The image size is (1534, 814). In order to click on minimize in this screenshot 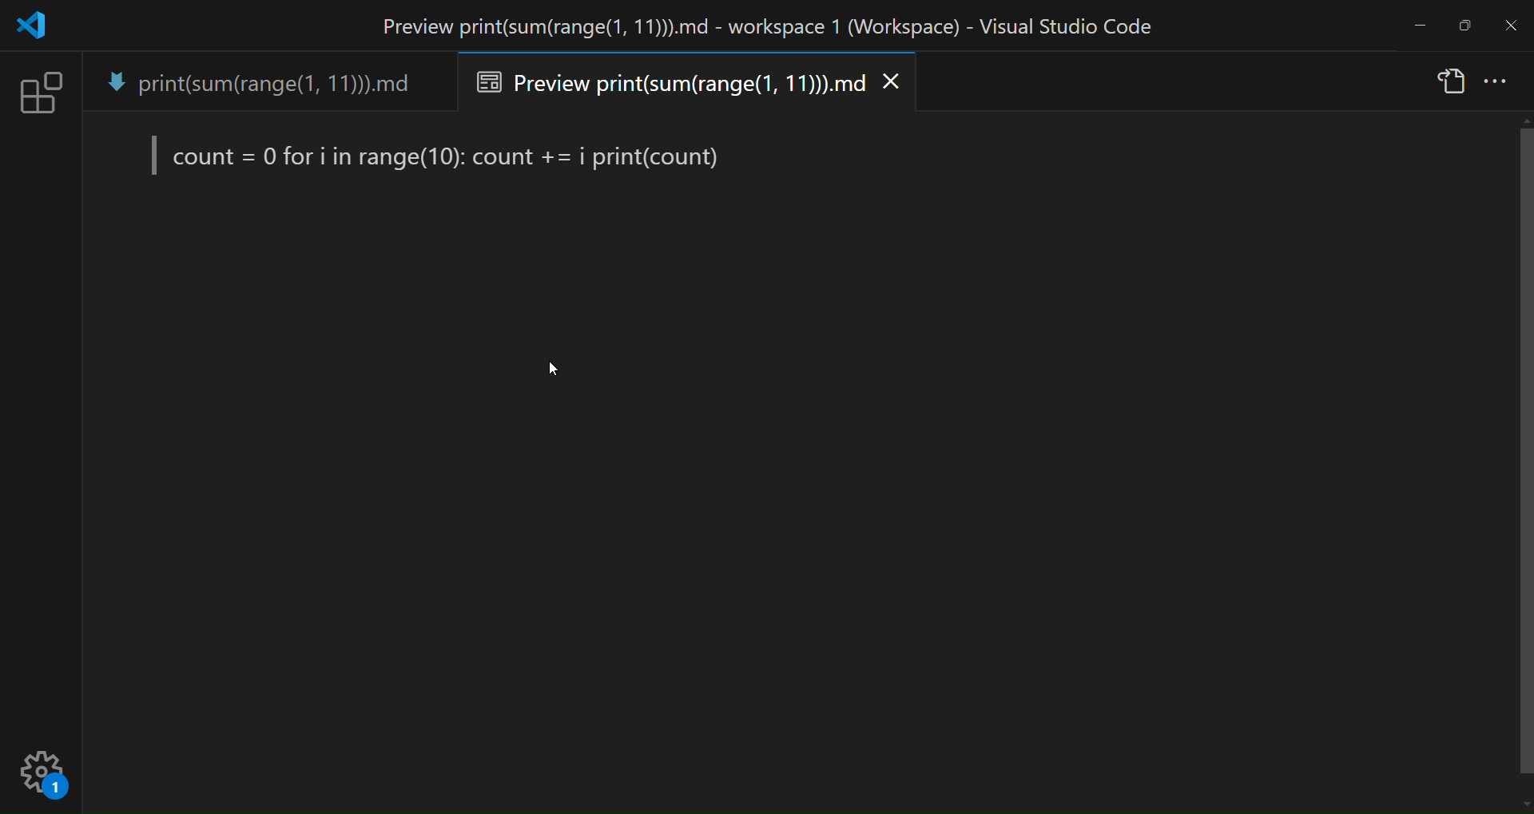, I will do `click(1419, 24)`.